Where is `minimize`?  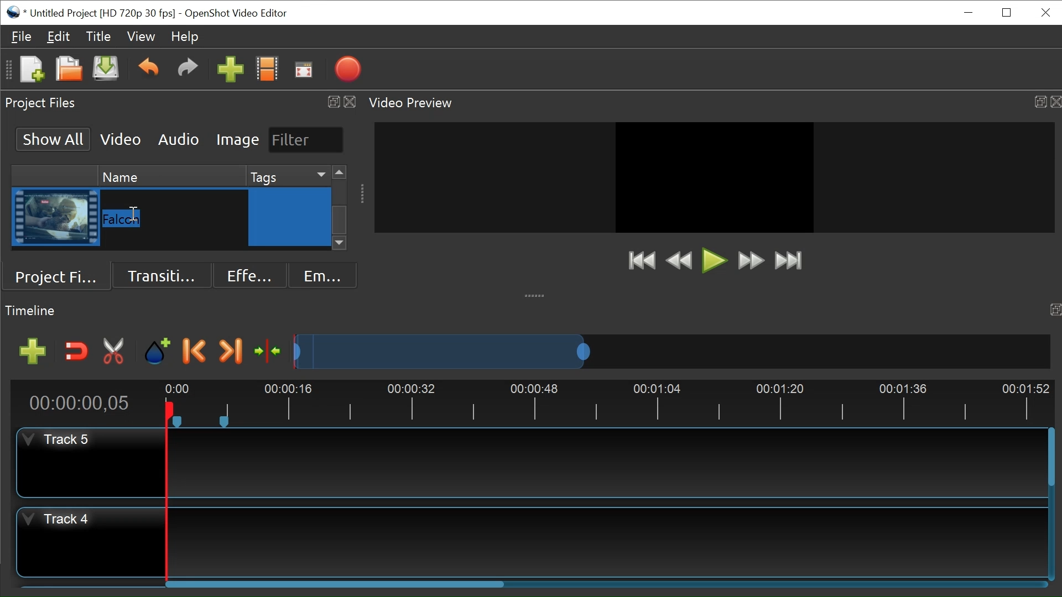
minimize is located at coordinates (970, 12).